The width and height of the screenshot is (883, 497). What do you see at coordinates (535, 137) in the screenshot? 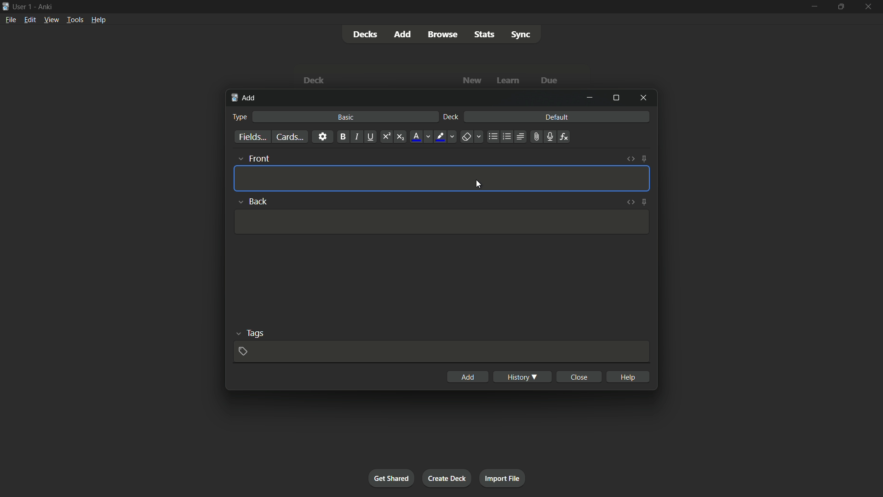
I see `attach file` at bounding box center [535, 137].